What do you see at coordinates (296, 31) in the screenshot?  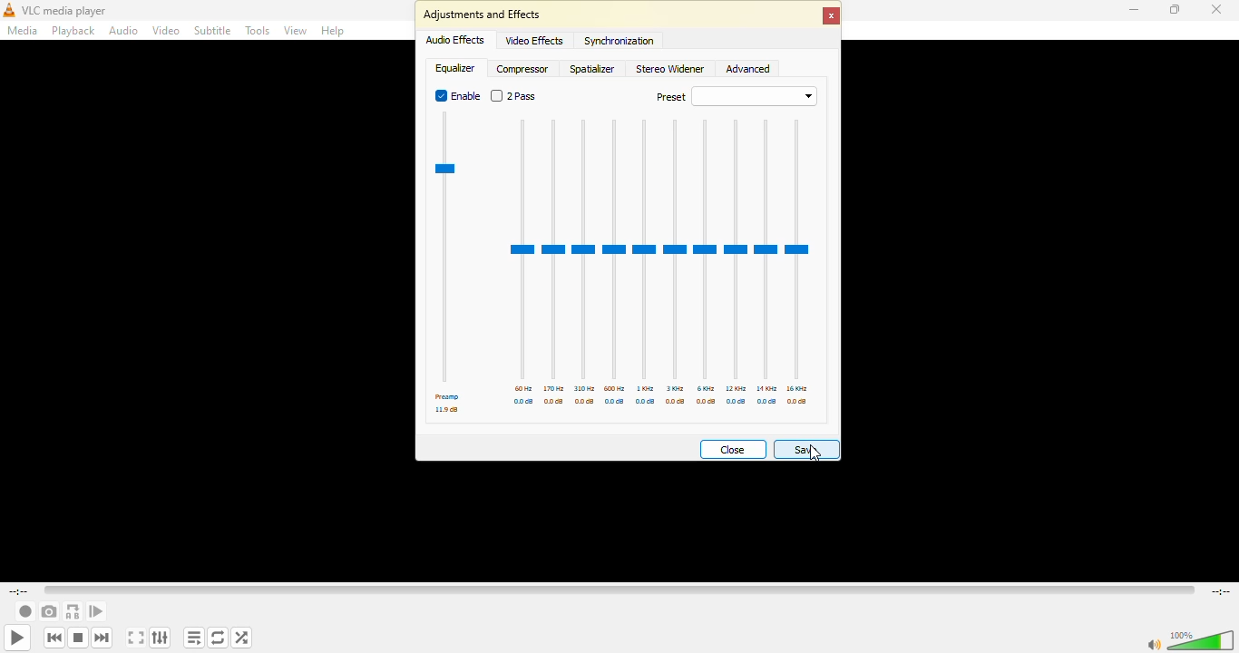 I see `view` at bounding box center [296, 31].